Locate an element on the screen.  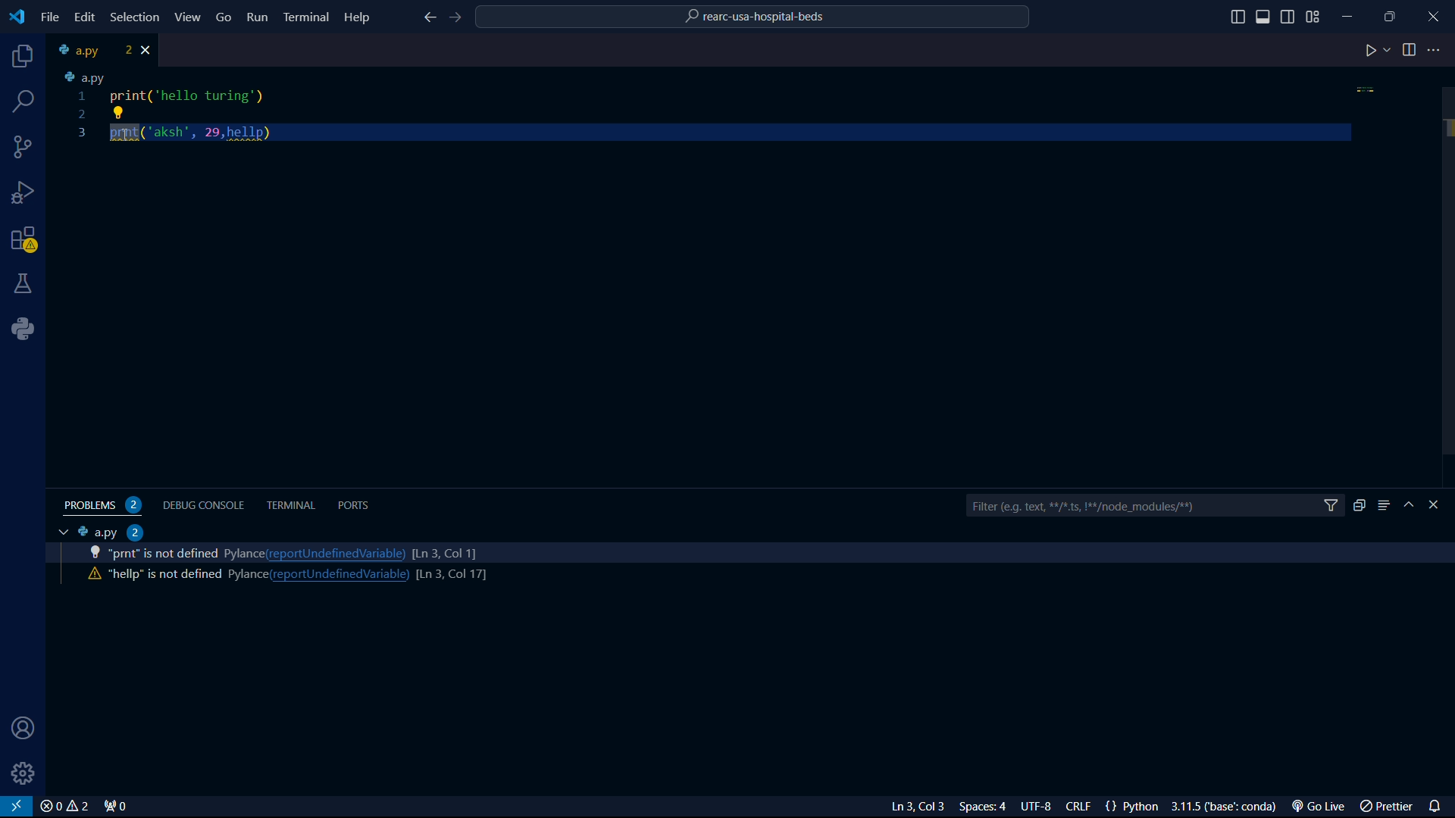
reportundefinedvariable is located at coordinates (339, 575).